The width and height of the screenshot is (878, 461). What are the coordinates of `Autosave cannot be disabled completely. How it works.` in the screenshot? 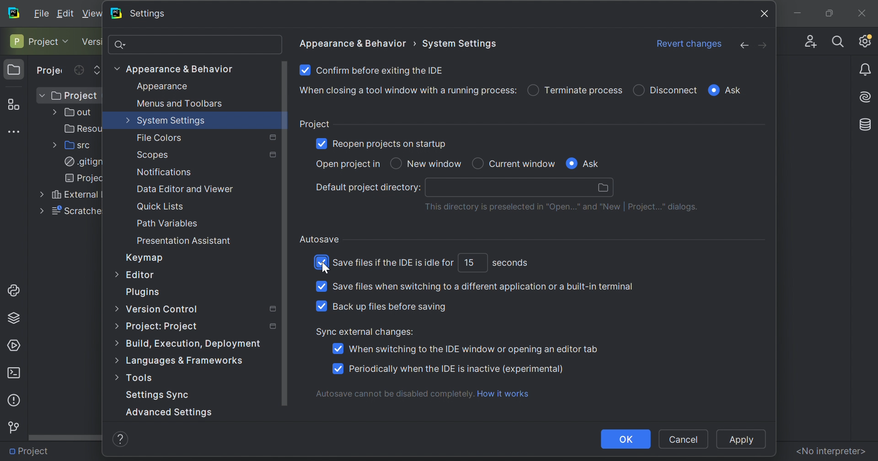 It's located at (426, 393).